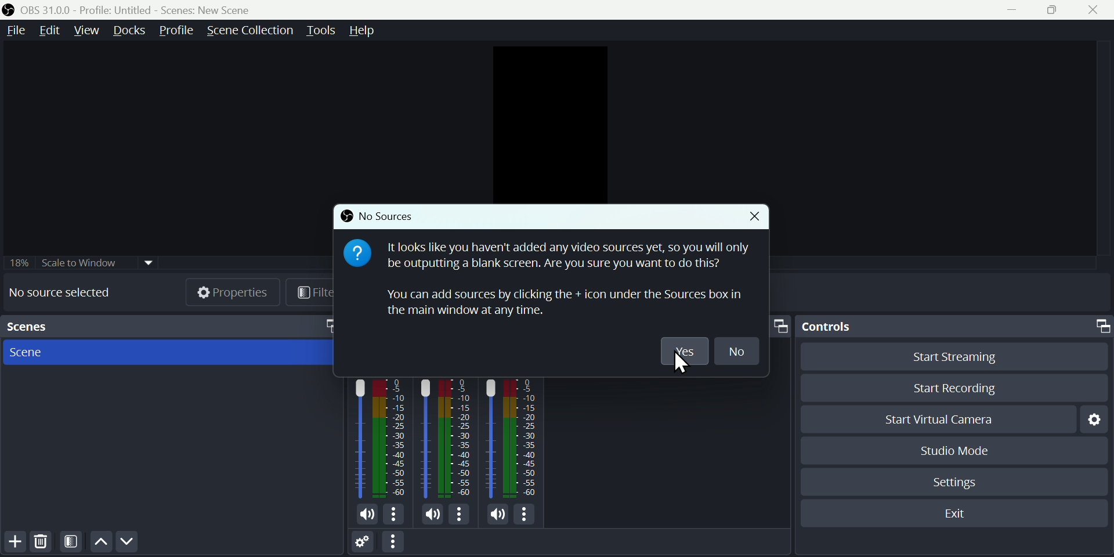 This screenshot has height=557, width=1114. What do you see at coordinates (446, 451) in the screenshot?
I see `Audiobar` at bounding box center [446, 451].